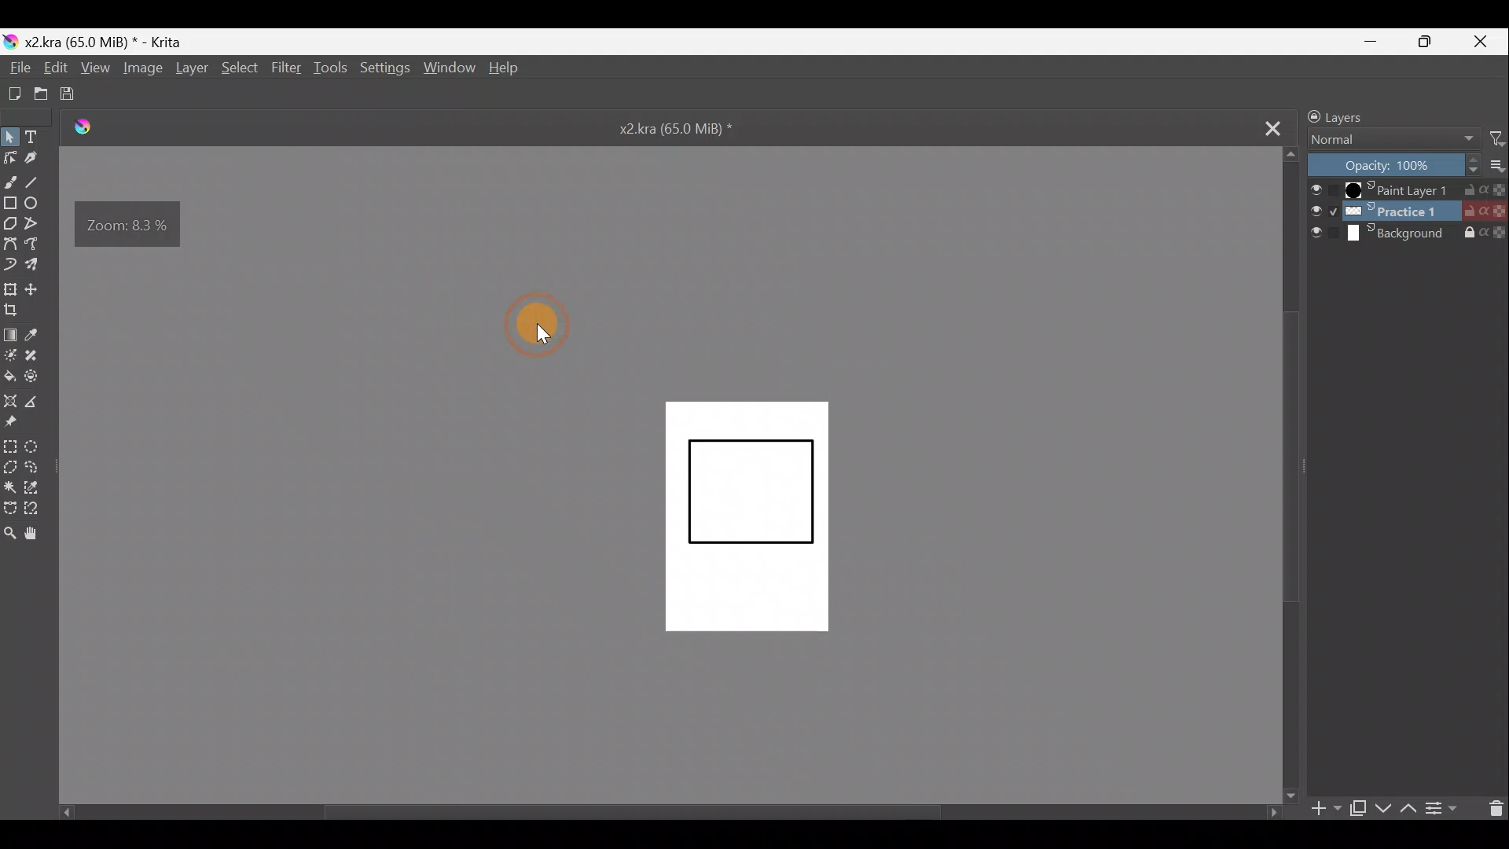 Image resolution: width=1509 pixels, height=849 pixels. Describe the element at coordinates (41, 469) in the screenshot. I see `Freehand selection tool` at that location.